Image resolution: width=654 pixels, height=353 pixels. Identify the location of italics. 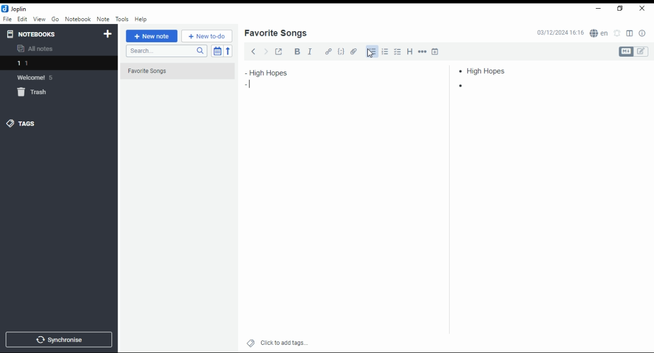
(310, 51).